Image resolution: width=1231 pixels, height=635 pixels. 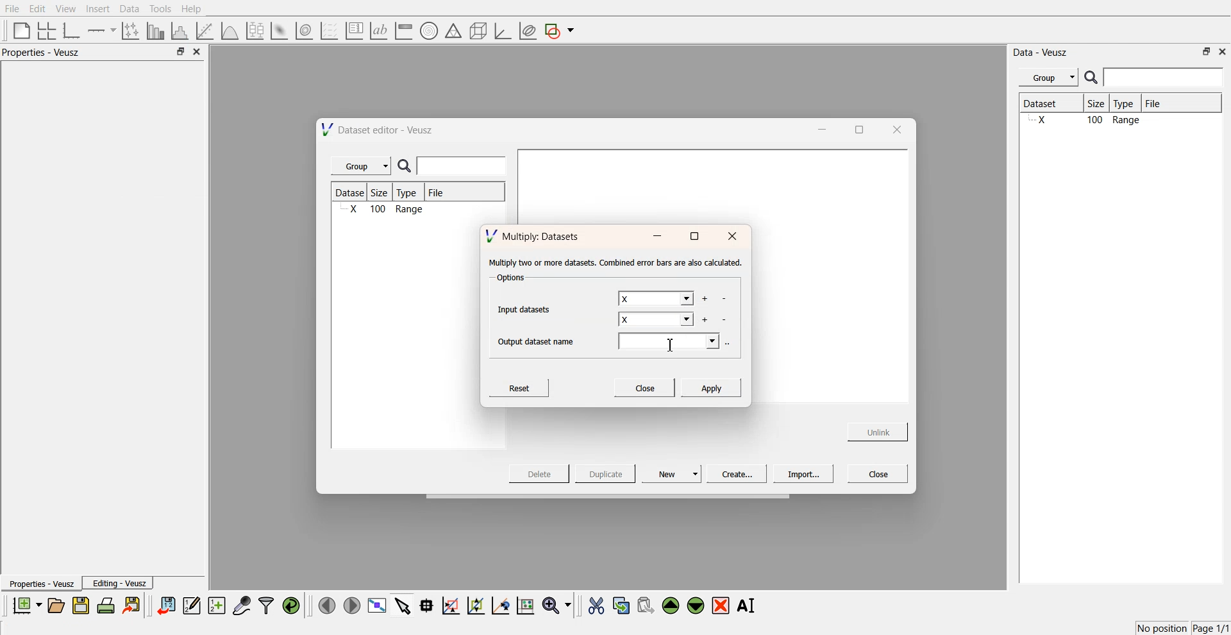 What do you see at coordinates (1093, 77) in the screenshot?
I see `search icon` at bounding box center [1093, 77].